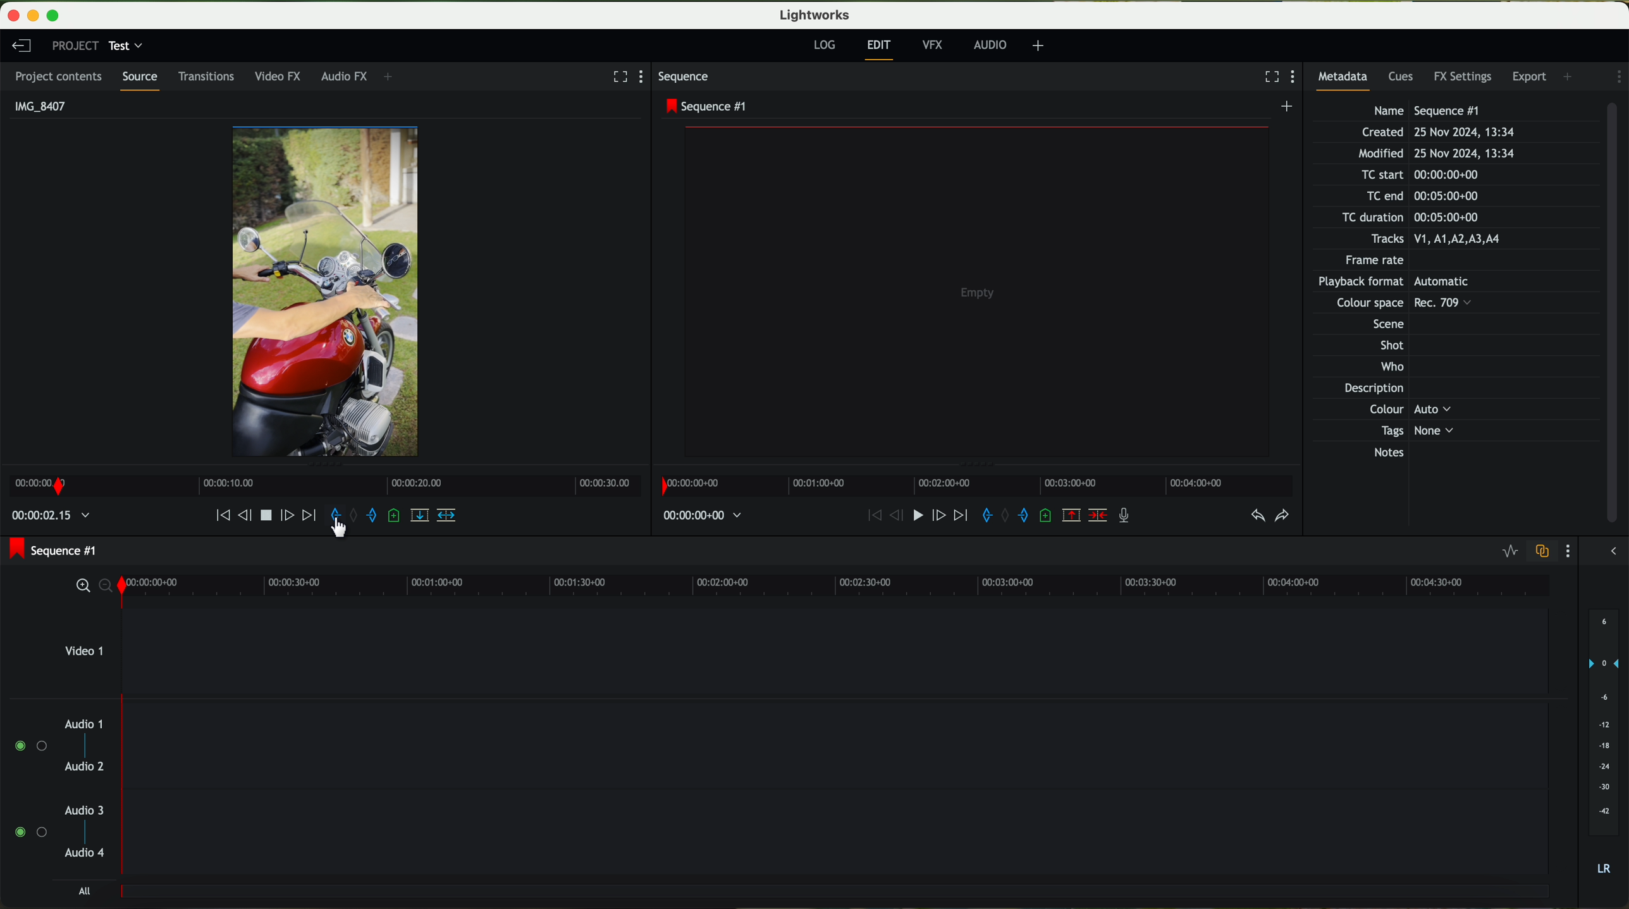 The height and width of the screenshot is (909, 1629). Describe the element at coordinates (1267, 76) in the screenshot. I see `fullscreen` at that location.